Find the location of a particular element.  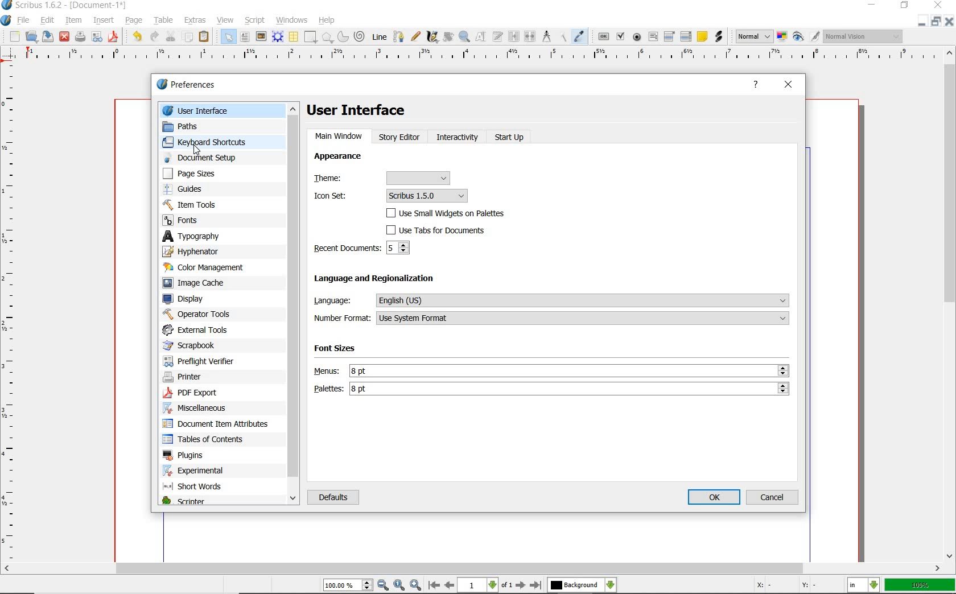

document setup is located at coordinates (208, 158).